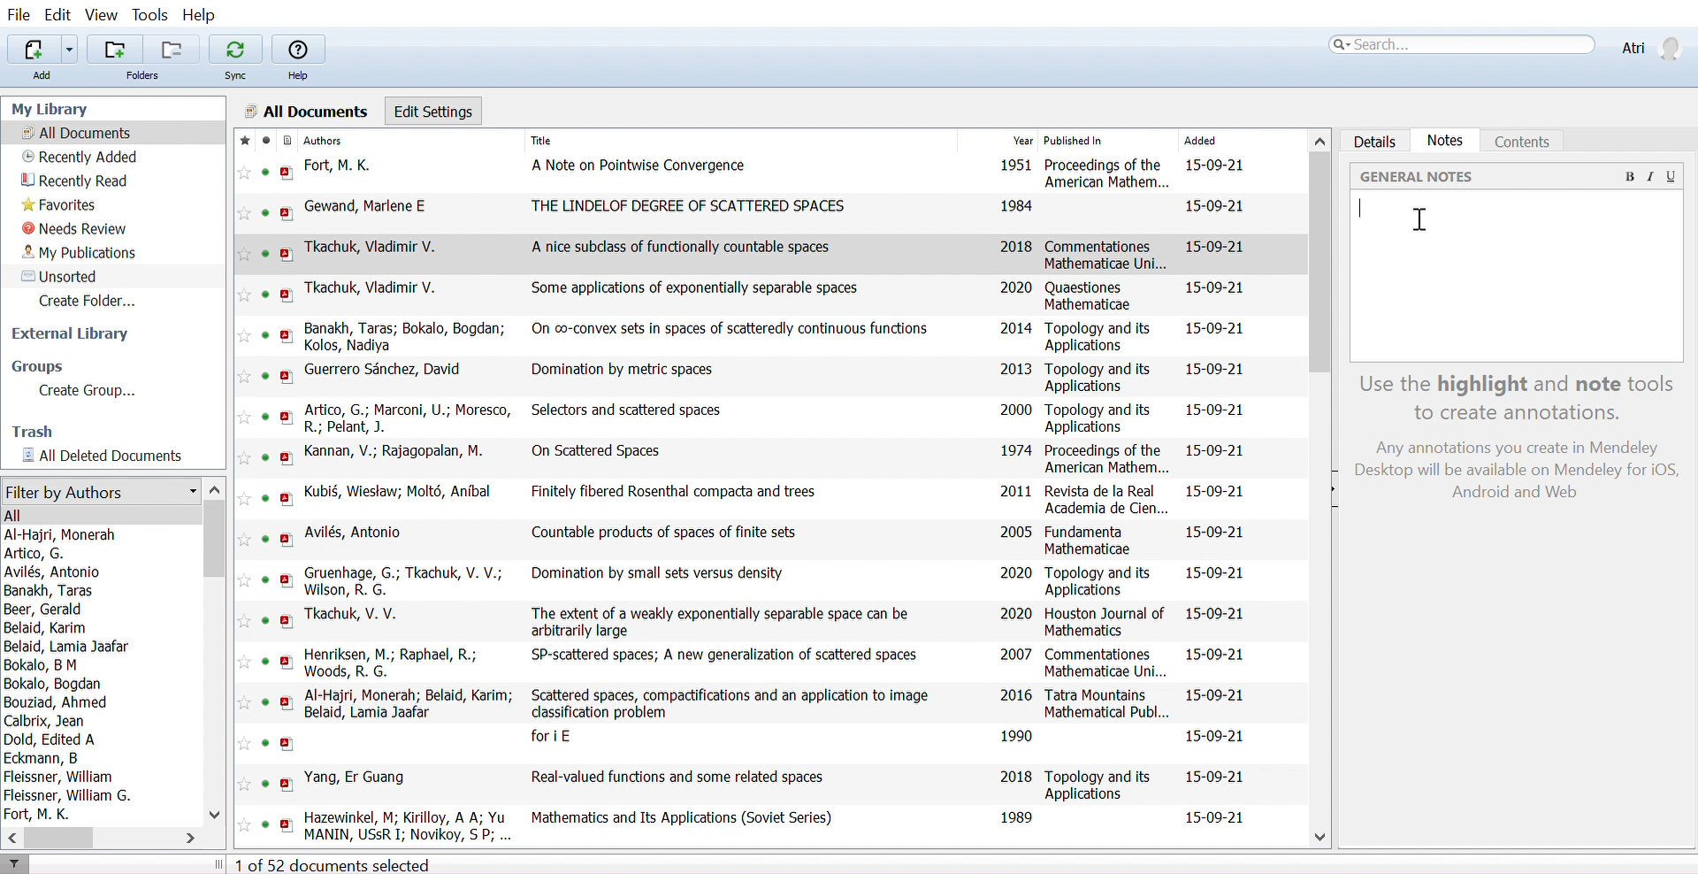 Image resolution: width=1698 pixels, height=874 pixels. What do you see at coordinates (434, 110) in the screenshot?
I see `Edit settings` at bounding box center [434, 110].